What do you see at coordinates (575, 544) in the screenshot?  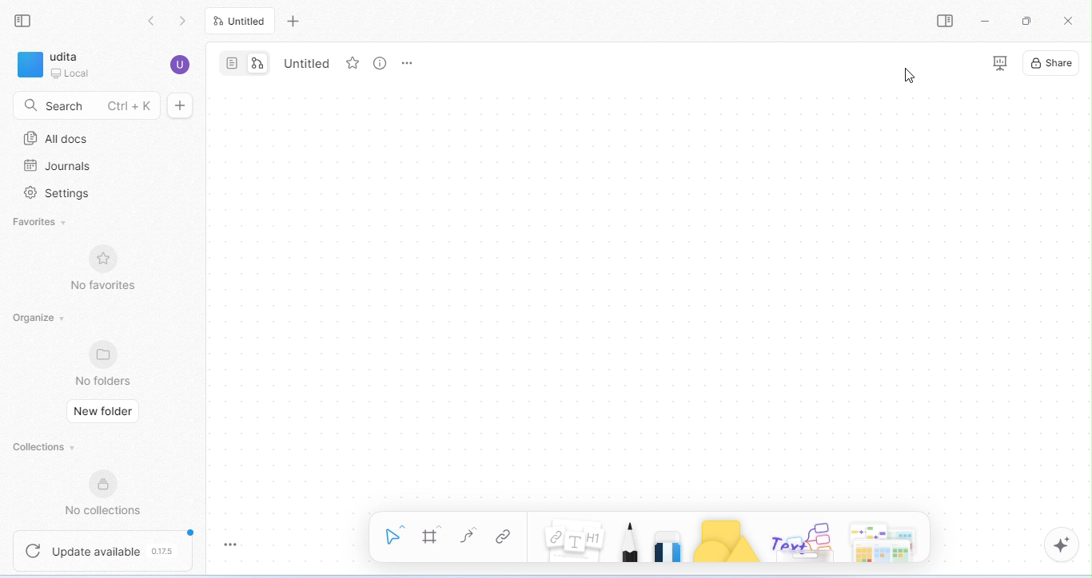 I see `notes` at bounding box center [575, 544].